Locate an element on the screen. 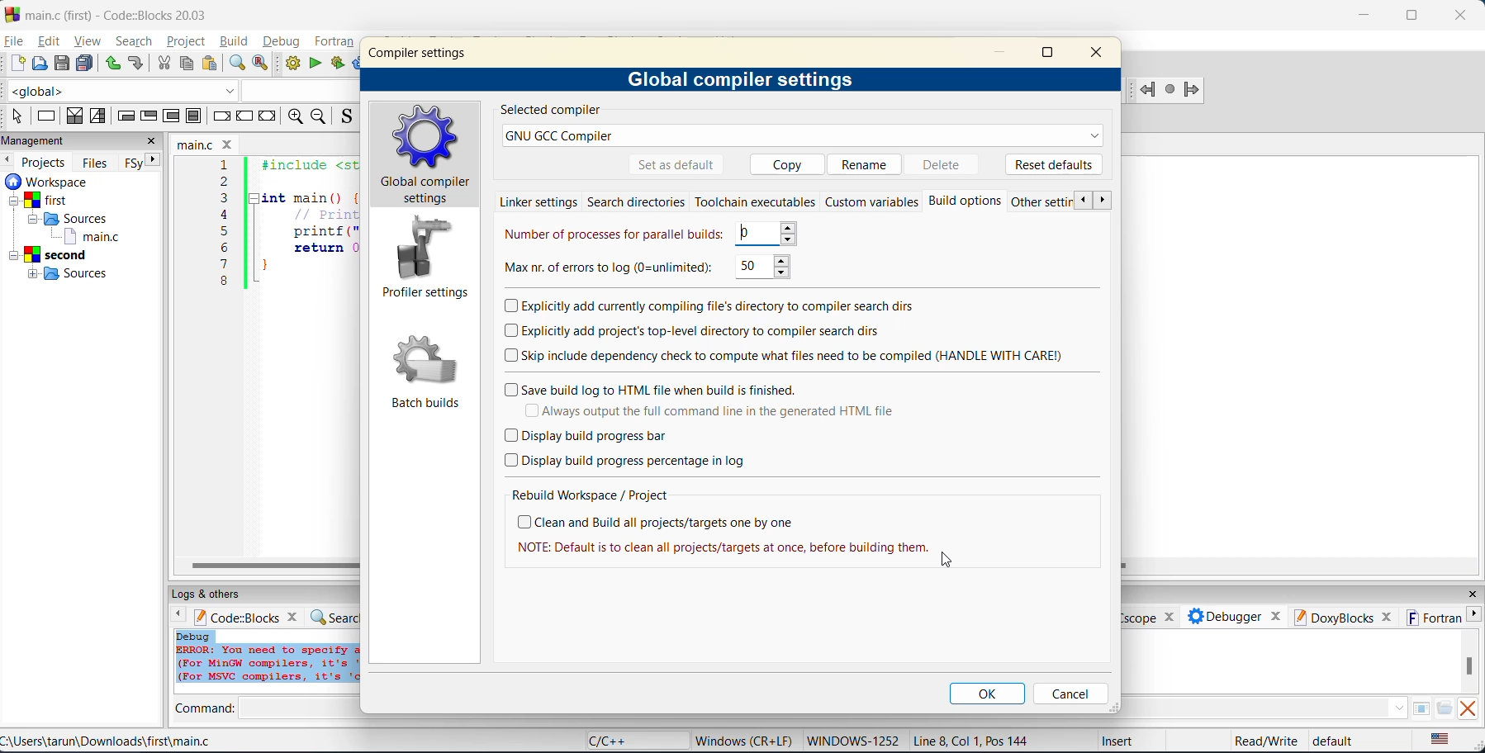 This screenshot has height=753, width=1485. toolchain executables is located at coordinates (755, 202).